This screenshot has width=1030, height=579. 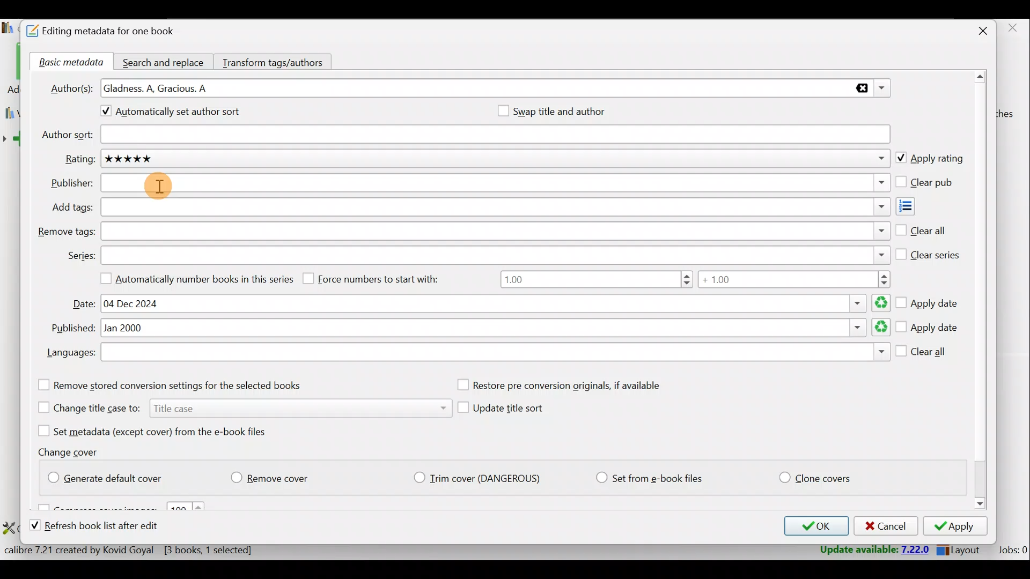 What do you see at coordinates (649, 478) in the screenshot?
I see `Set from e-book files` at bounding box center [649, 478].